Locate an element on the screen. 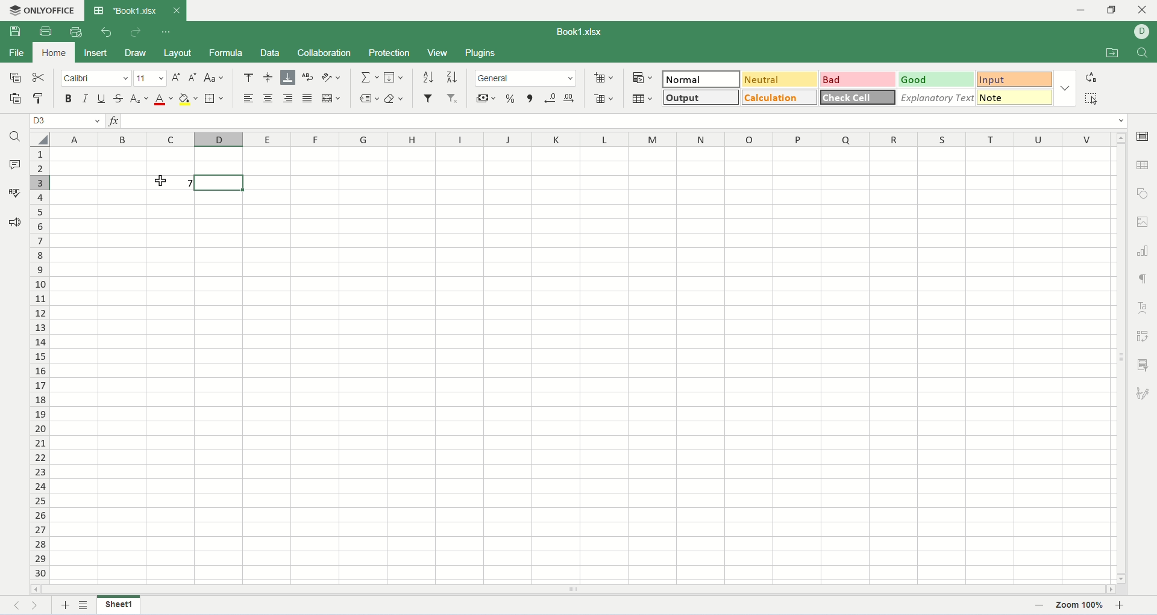  document is located at coordinates (580, 31).